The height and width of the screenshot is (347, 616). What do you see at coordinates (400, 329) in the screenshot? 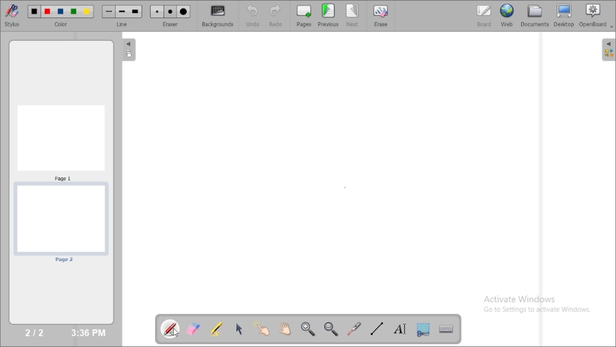
I see `write text` at bounding box center [400, 329].